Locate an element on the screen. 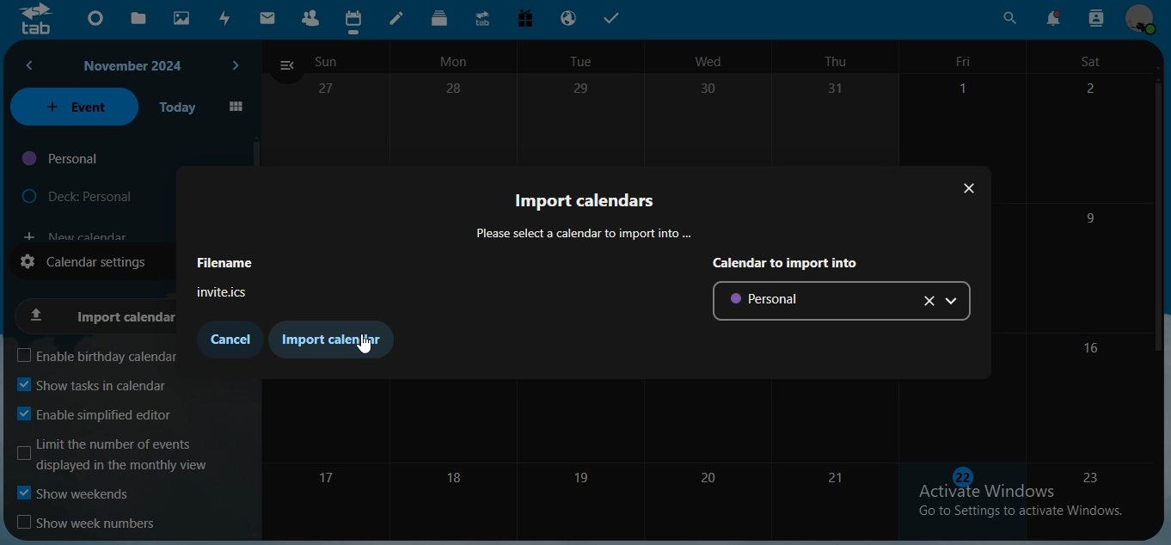 The height and width of the screenshot is (545, 1171). show week numbers is located at coordinates (89, 524).